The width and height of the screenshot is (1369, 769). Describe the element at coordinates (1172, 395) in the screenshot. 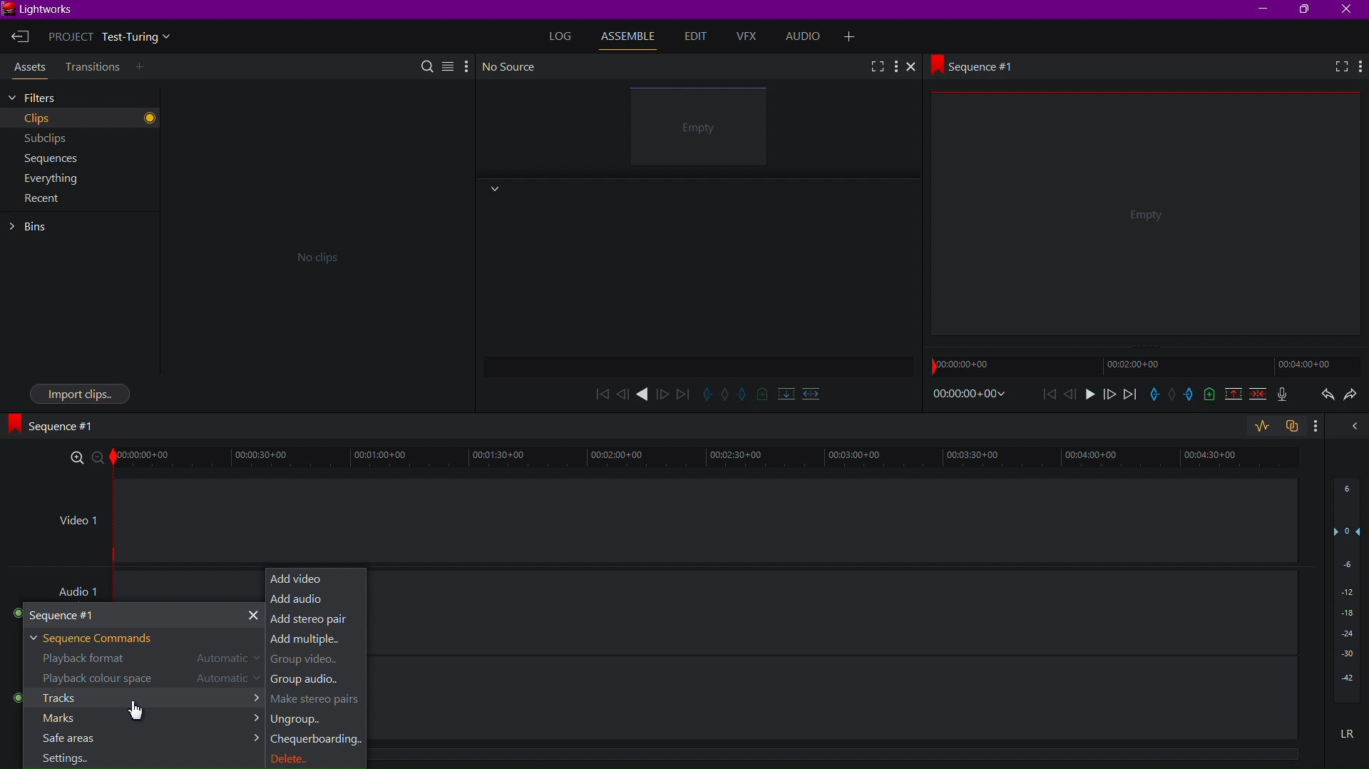

I see `hold` at that location.